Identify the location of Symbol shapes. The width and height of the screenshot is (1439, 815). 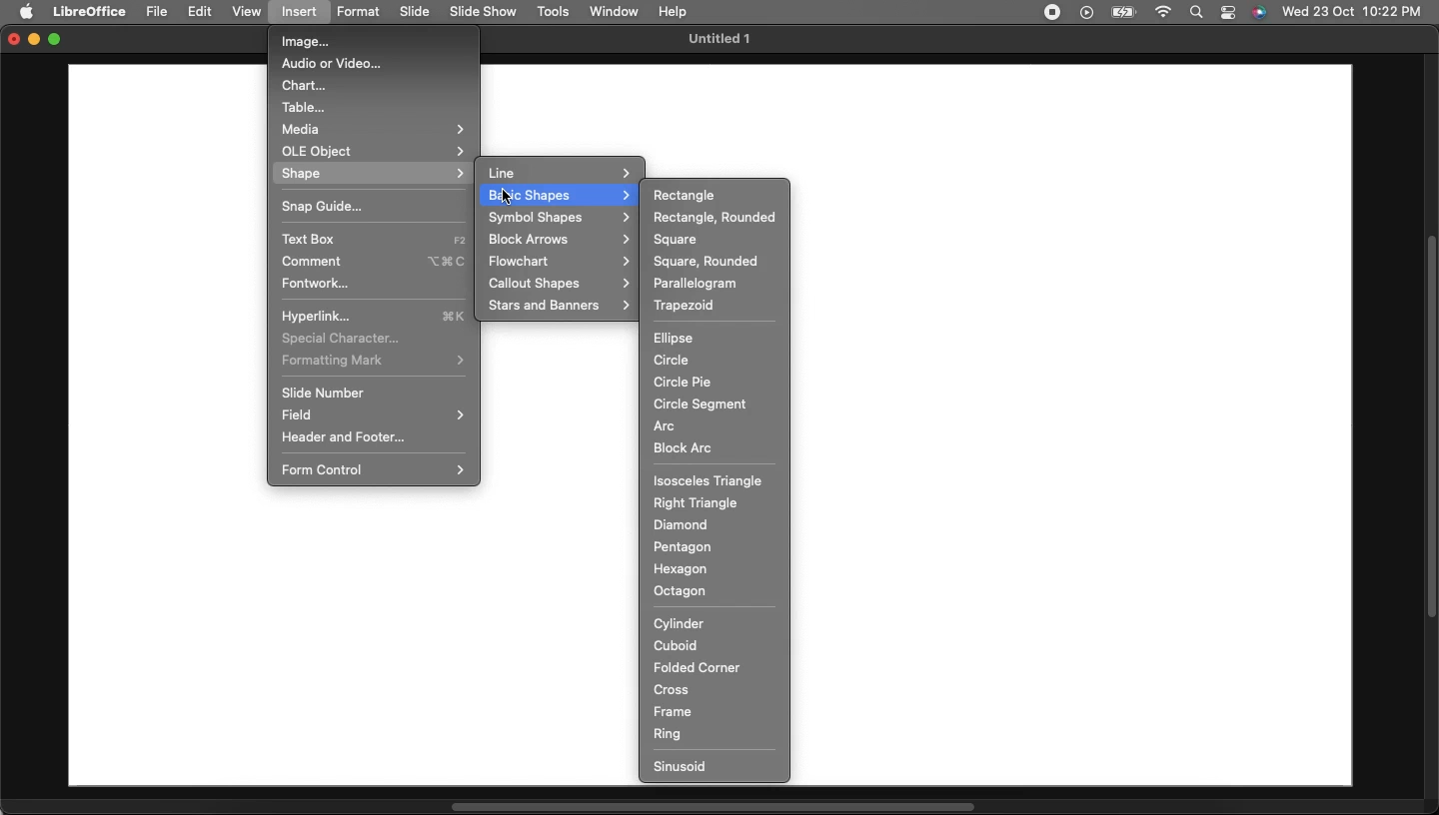
(560, 217).